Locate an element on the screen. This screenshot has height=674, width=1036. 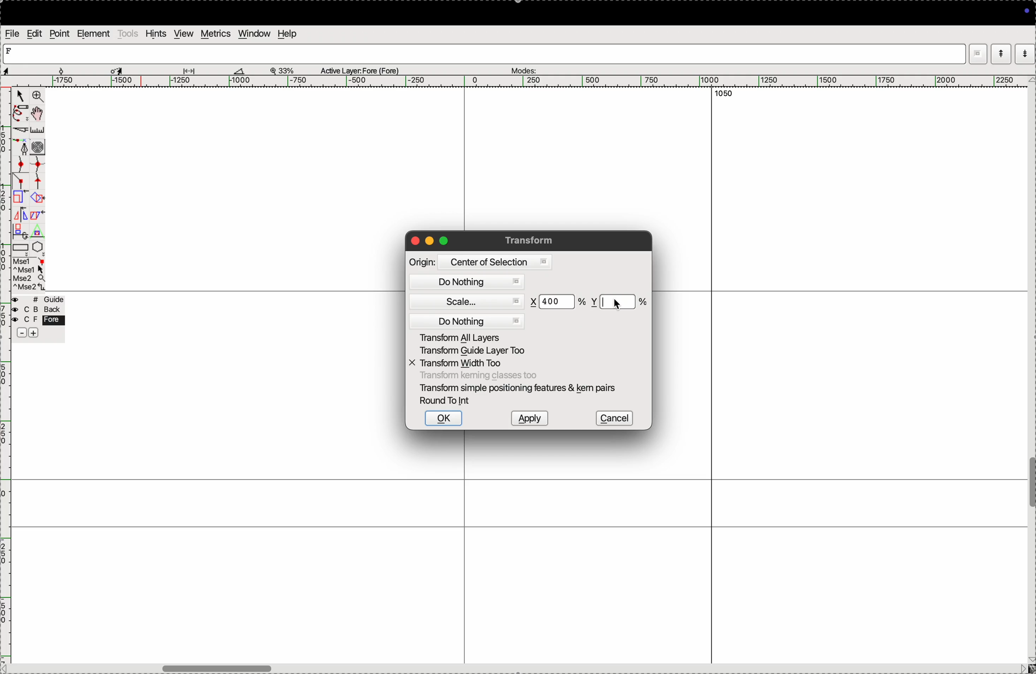
transform width too is located at coordinates (461, 363).